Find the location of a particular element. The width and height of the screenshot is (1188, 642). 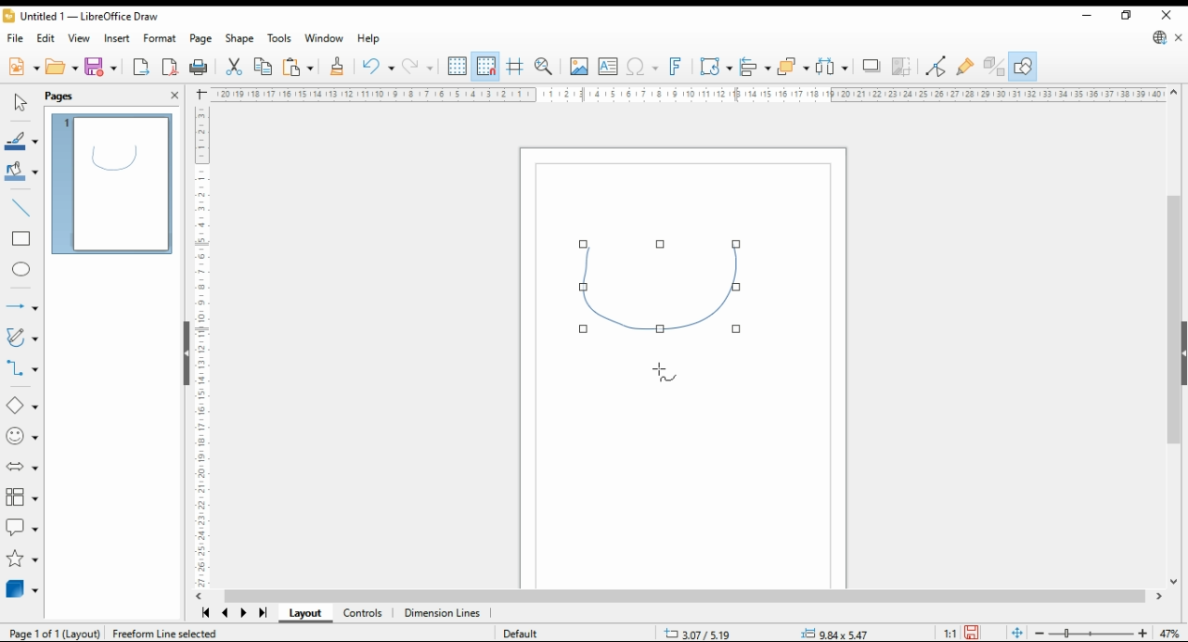

ruler is located at coordinates (199, 346).